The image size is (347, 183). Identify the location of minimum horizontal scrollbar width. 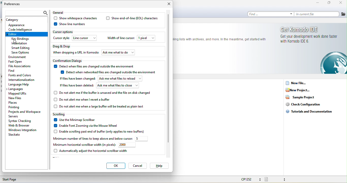
(83, 145).